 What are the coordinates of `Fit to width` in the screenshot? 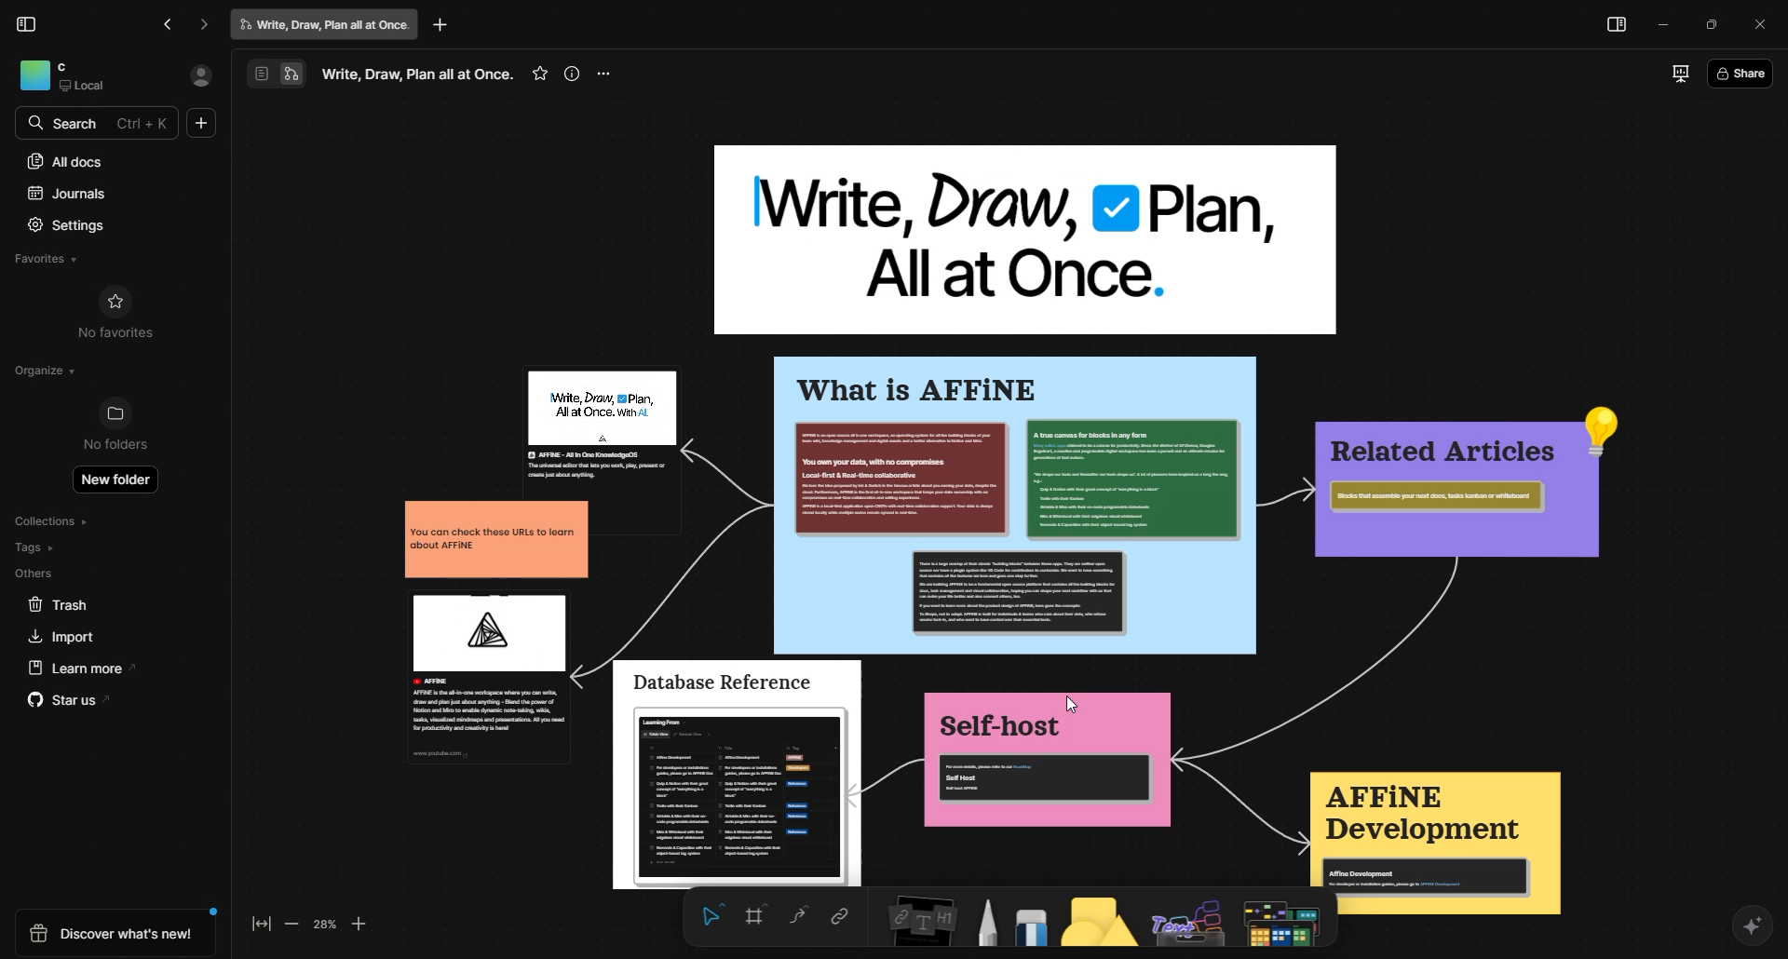 It's located at (257, 925).